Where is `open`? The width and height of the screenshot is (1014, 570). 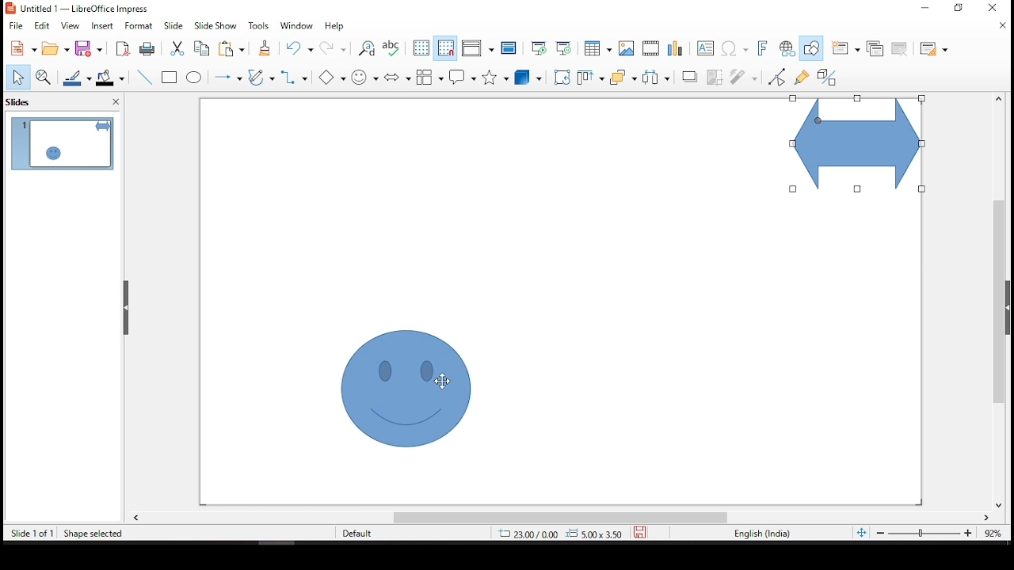 open is located at coordinates (55, 48).